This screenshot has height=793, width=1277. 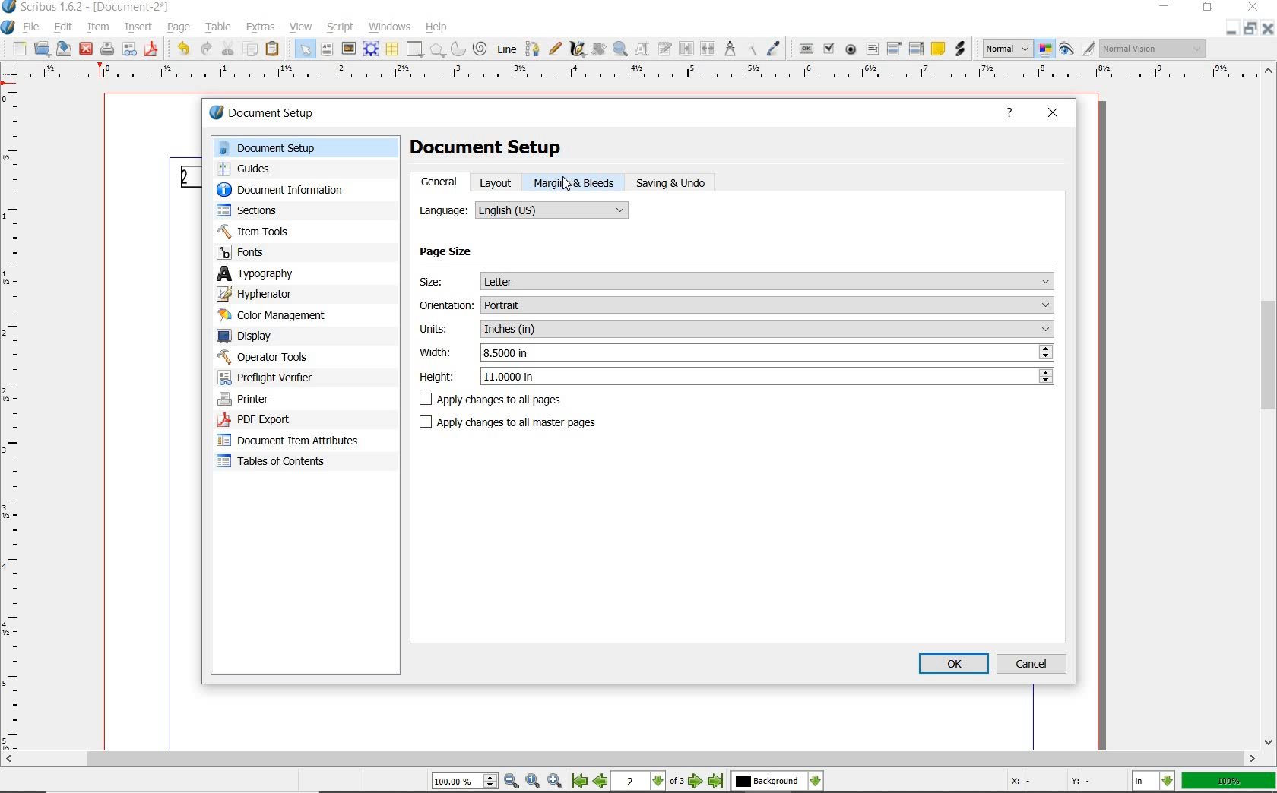 I want to click on script, so click(x=342, y=27).